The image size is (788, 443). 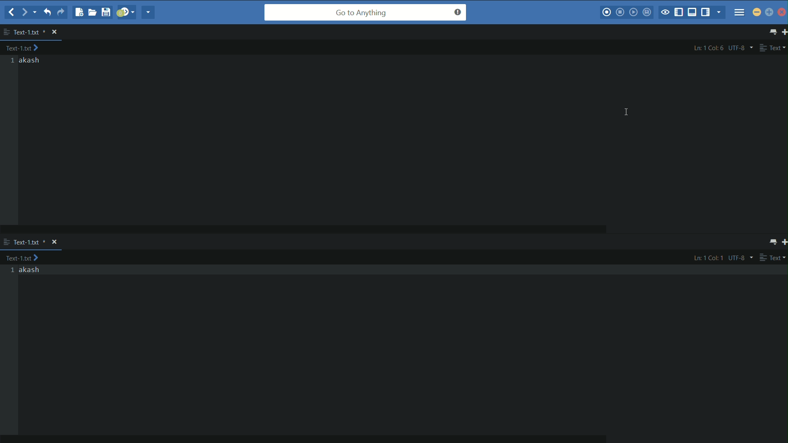 What do you see at coordinates (54, 242) in the screenshot?
I see `close file` at bounding box center [54, 242].